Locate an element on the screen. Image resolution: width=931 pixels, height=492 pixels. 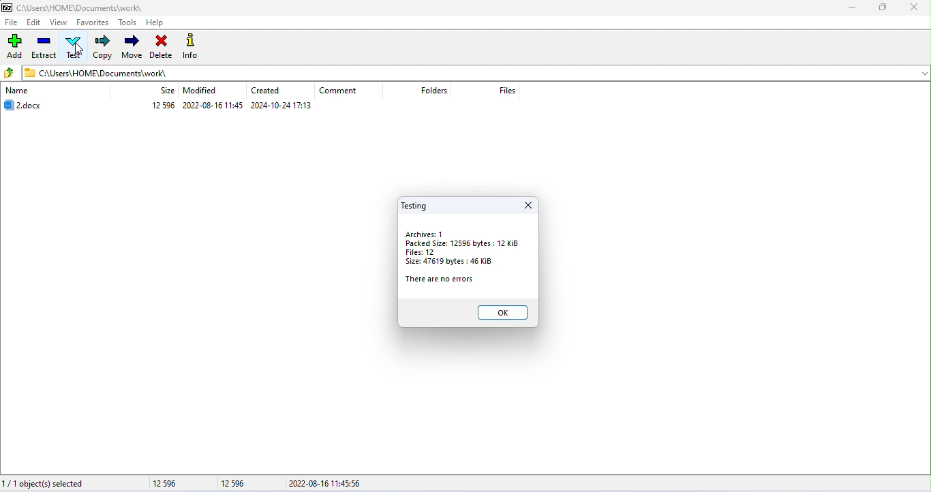
move is located at coordinates (131, 46).